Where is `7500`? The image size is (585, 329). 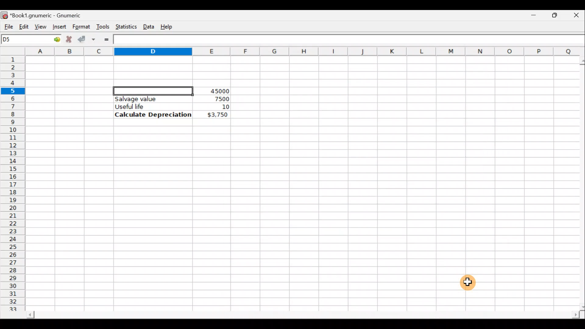 7500 is located at coordinates (212, 98).